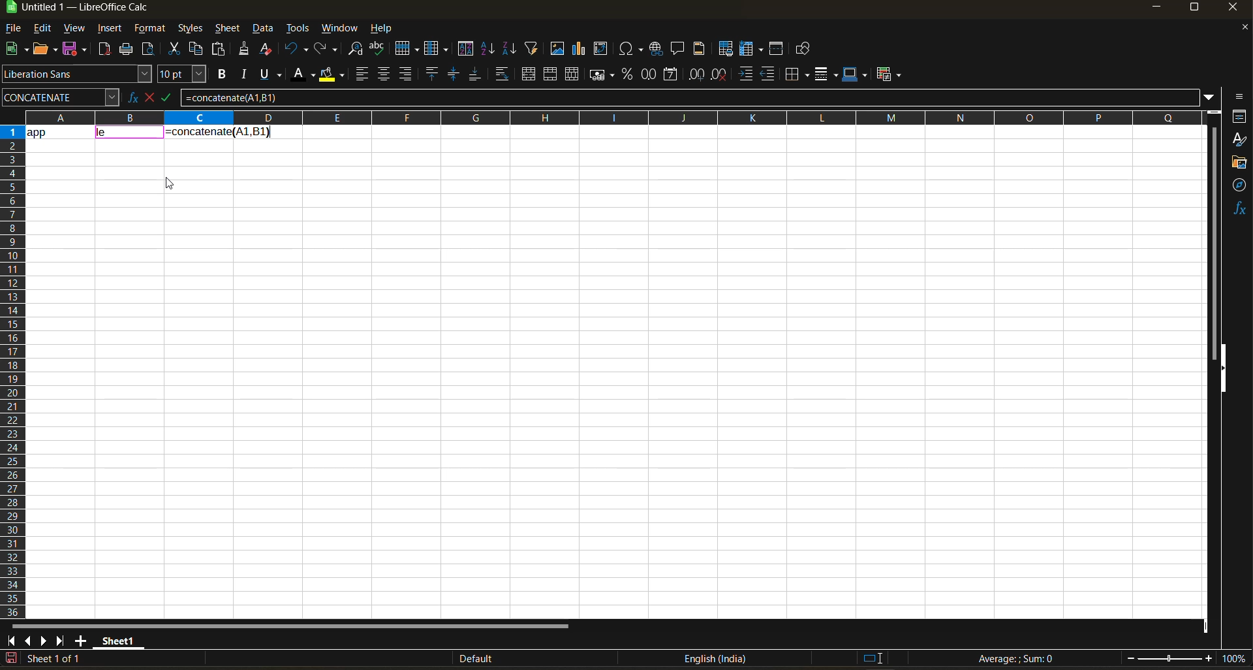 The width and height of the screenshot is (1253, 670). Describe the element at coordinates (696, 75) in the screenshot. I see `add decimal place` at that location.